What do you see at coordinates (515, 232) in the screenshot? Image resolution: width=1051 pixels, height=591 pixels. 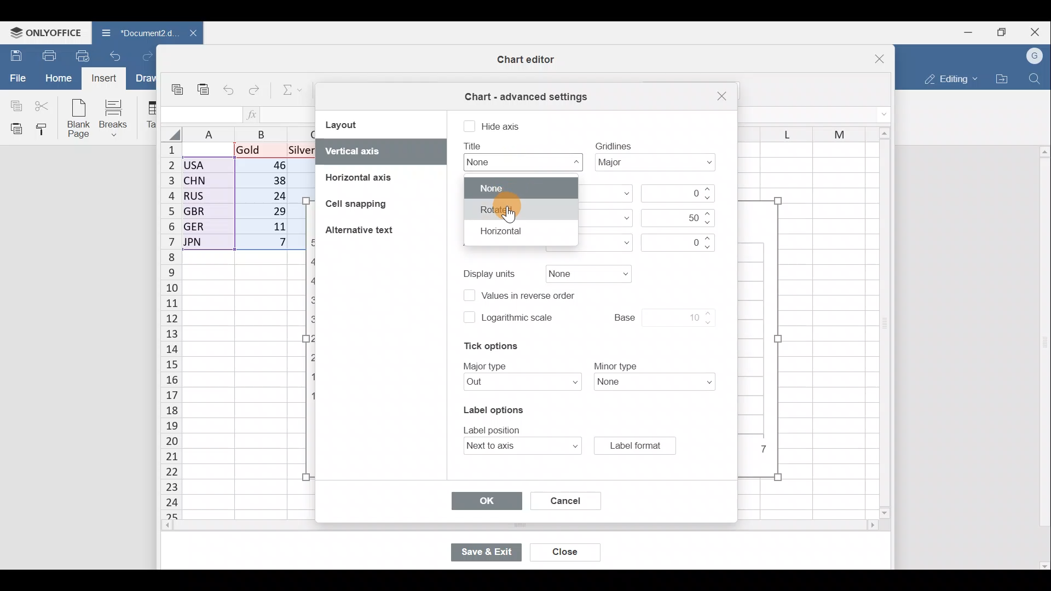 I see `Horizontal` at bounding box center [515, 232].